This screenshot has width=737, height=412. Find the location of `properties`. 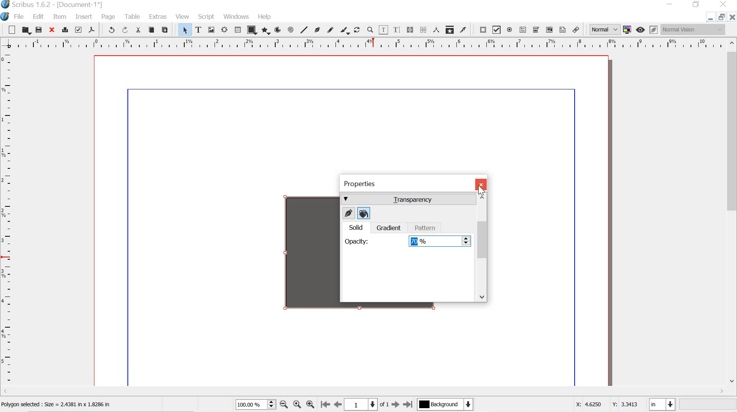

properties is located at coordinates (359, 185).